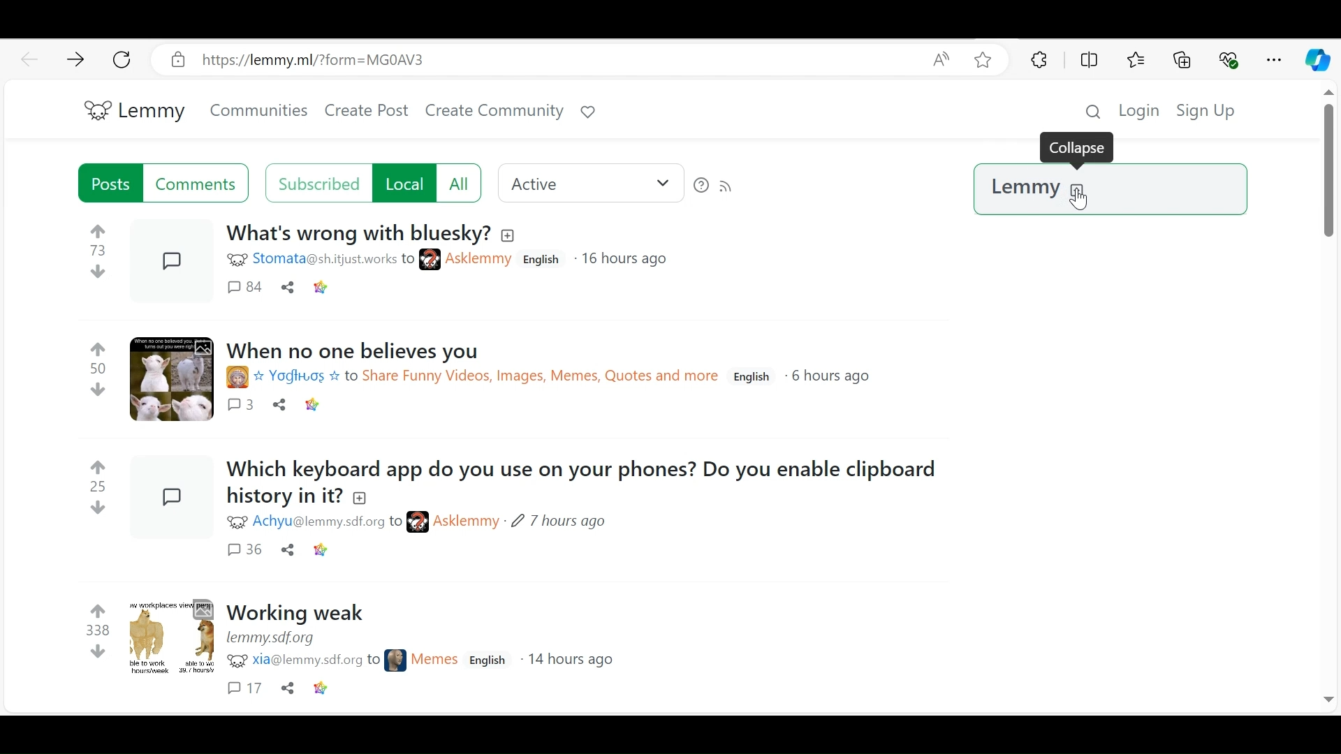 The height and width of the screenshot is (754, 1341). Describe the element at coordinates (1184, 60) in the screenshot. I see `Collections` at that location.